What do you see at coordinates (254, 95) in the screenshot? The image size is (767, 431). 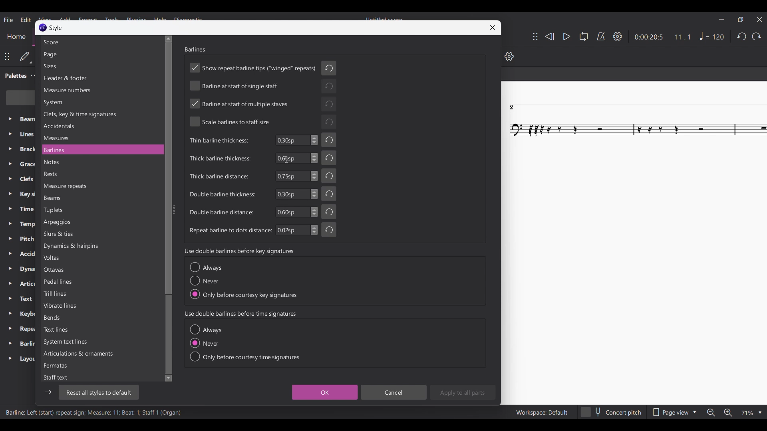 I see `Indicates toggle on/off` at bounding box center [254, 95].